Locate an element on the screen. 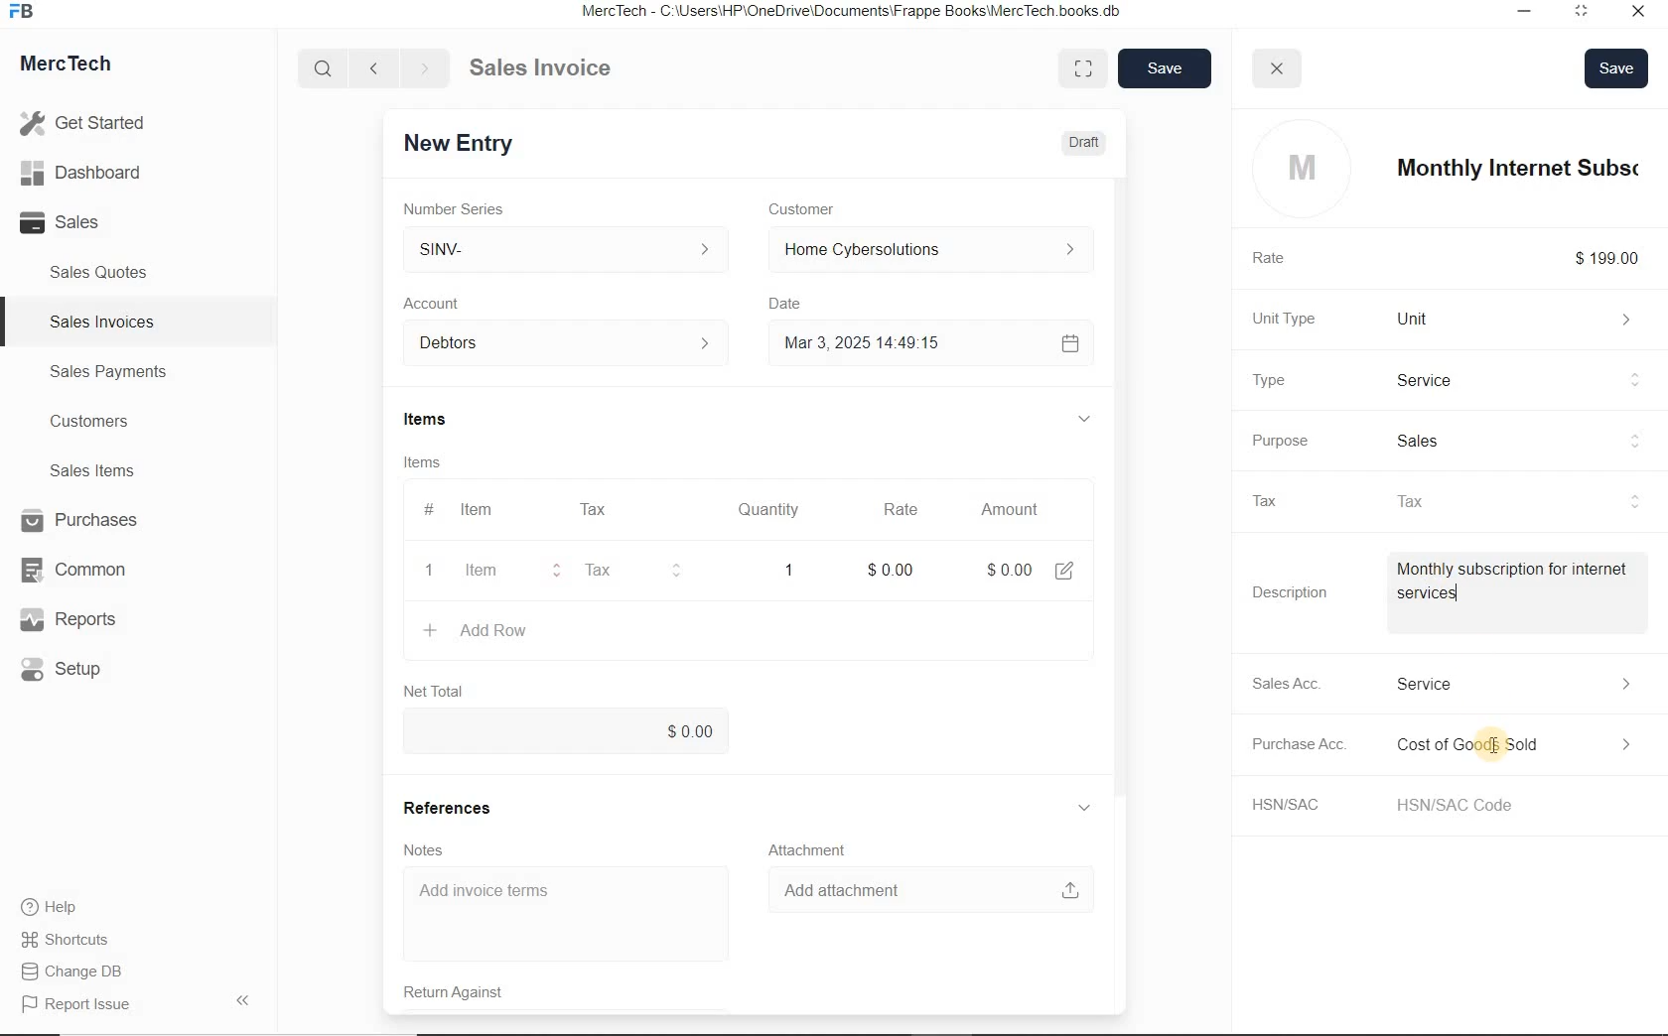 Image resolution: width=1668 pixels, height=1036 pixels. HSN/SAC is located at coordinates (1287, 805).